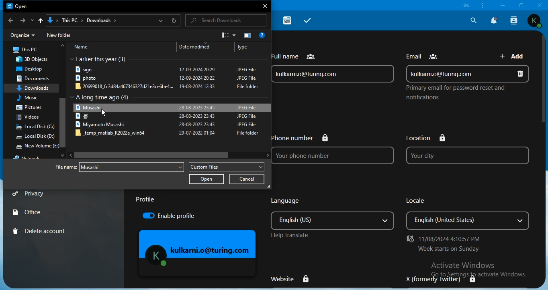 This screenshot has height=290, width=548. What do you see at coordinates (177, 216) in the screenshot?
I see `enable proflle` at bounding box center [177, 216].